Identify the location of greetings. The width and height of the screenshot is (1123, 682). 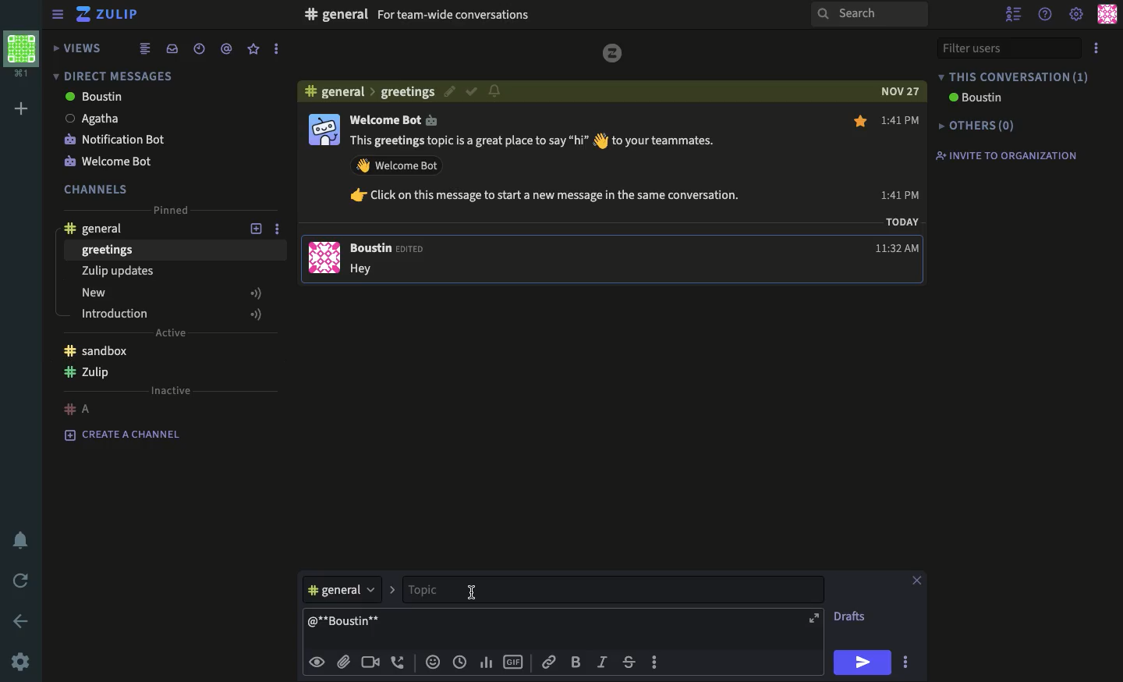
(108, 250).